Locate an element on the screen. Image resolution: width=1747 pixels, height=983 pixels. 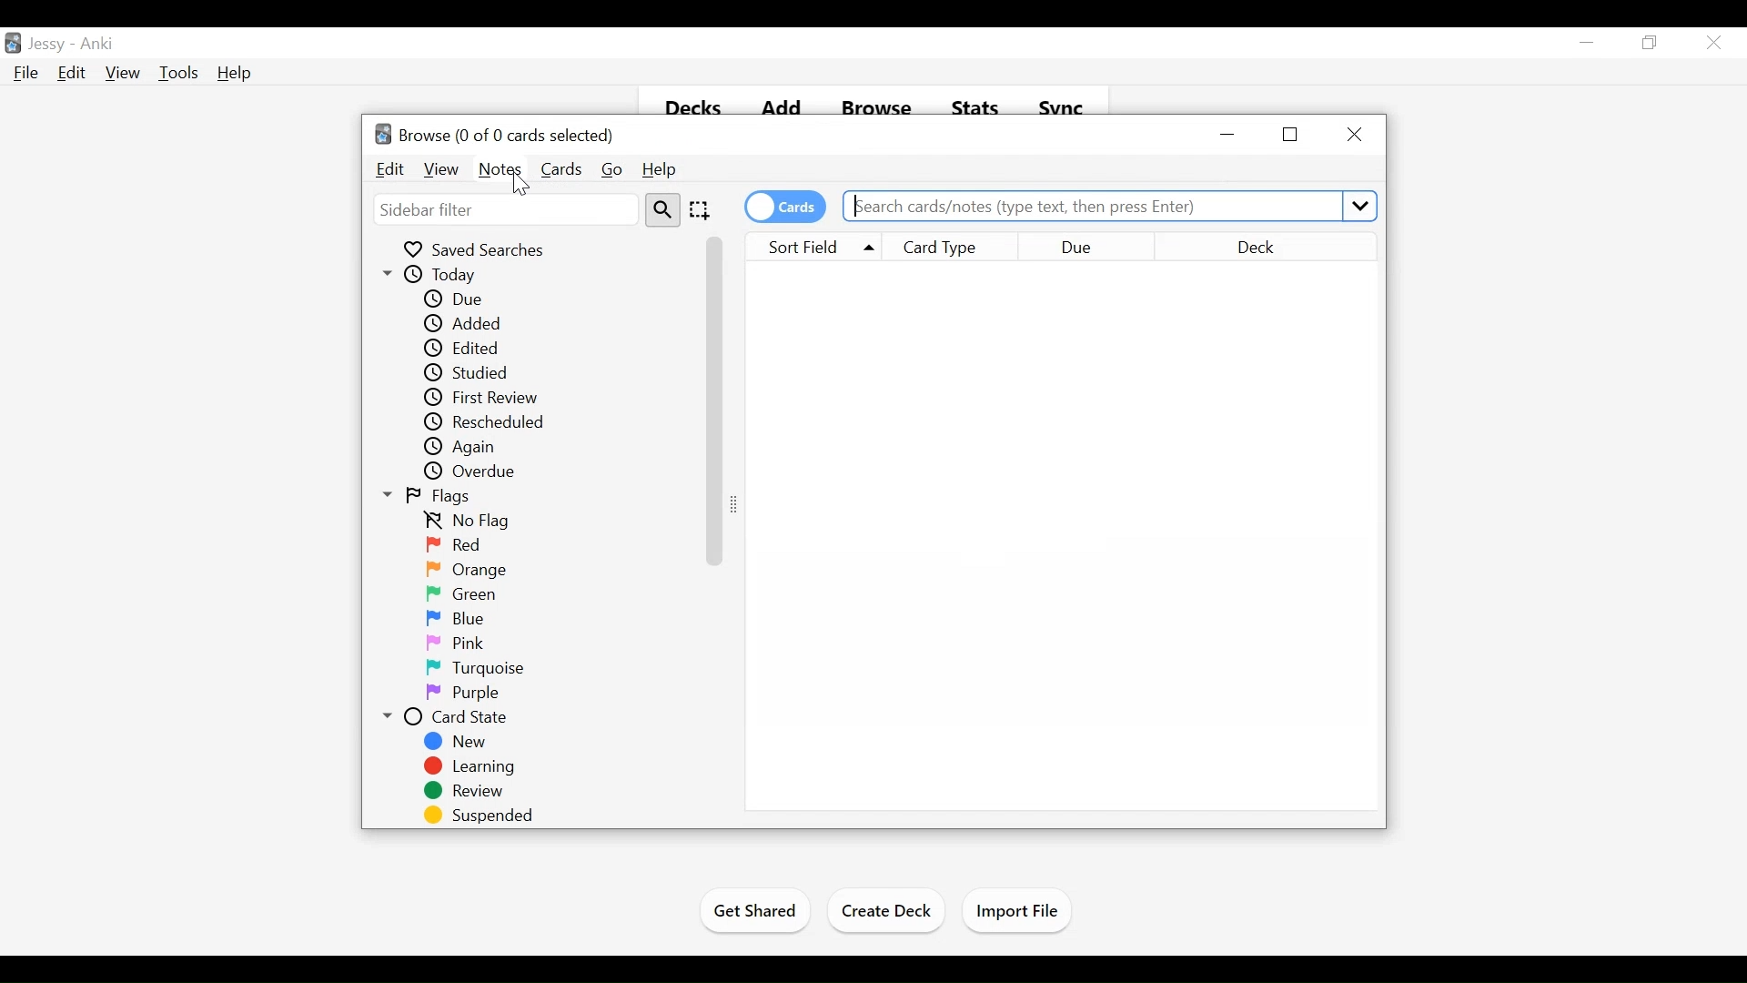
Get Shared is located at coordinates (752, 914).